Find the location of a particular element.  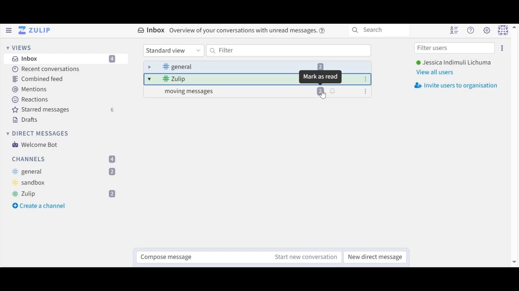

View all users is located at coordinates (438, 72).